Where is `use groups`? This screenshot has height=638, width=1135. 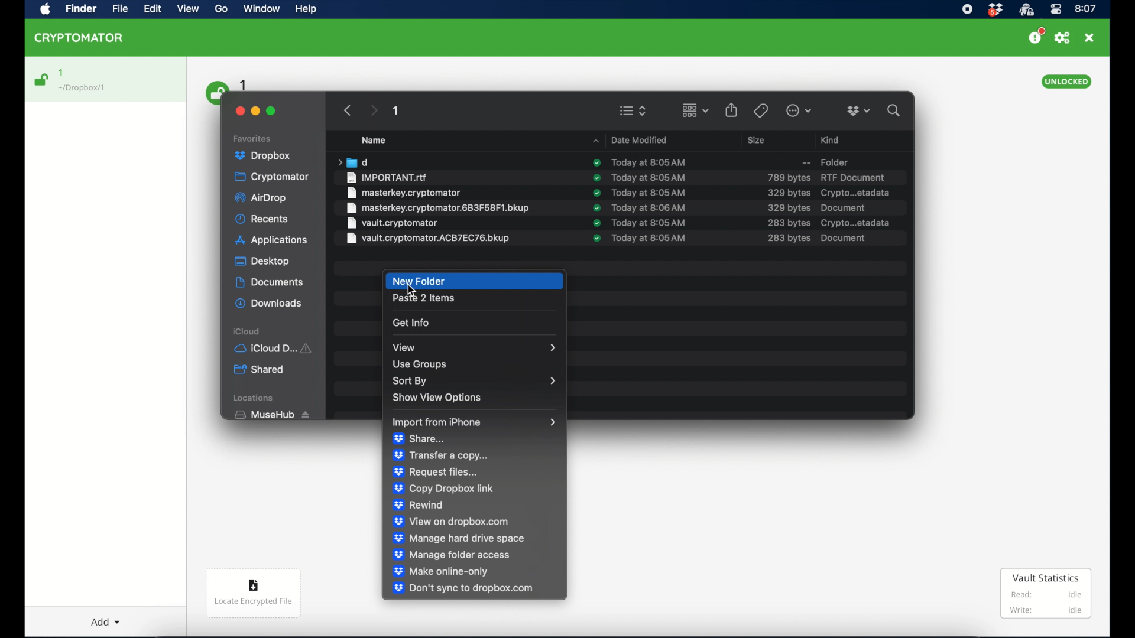
use groups is located at coordinates (419, 364).